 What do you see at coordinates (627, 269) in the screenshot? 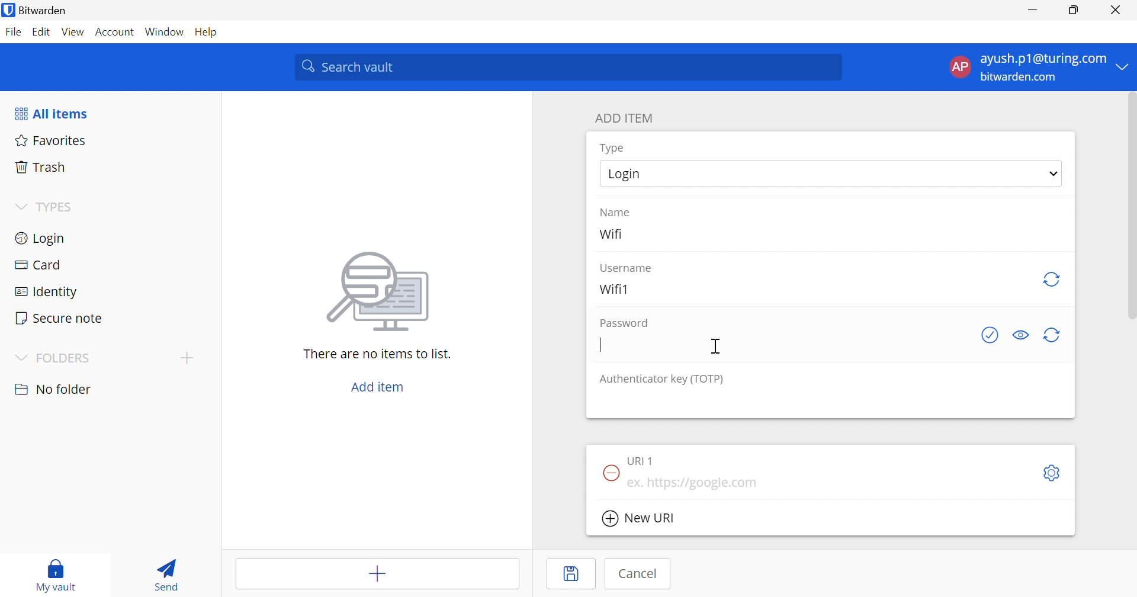
I see `Username` at bounding box center [627, 269].